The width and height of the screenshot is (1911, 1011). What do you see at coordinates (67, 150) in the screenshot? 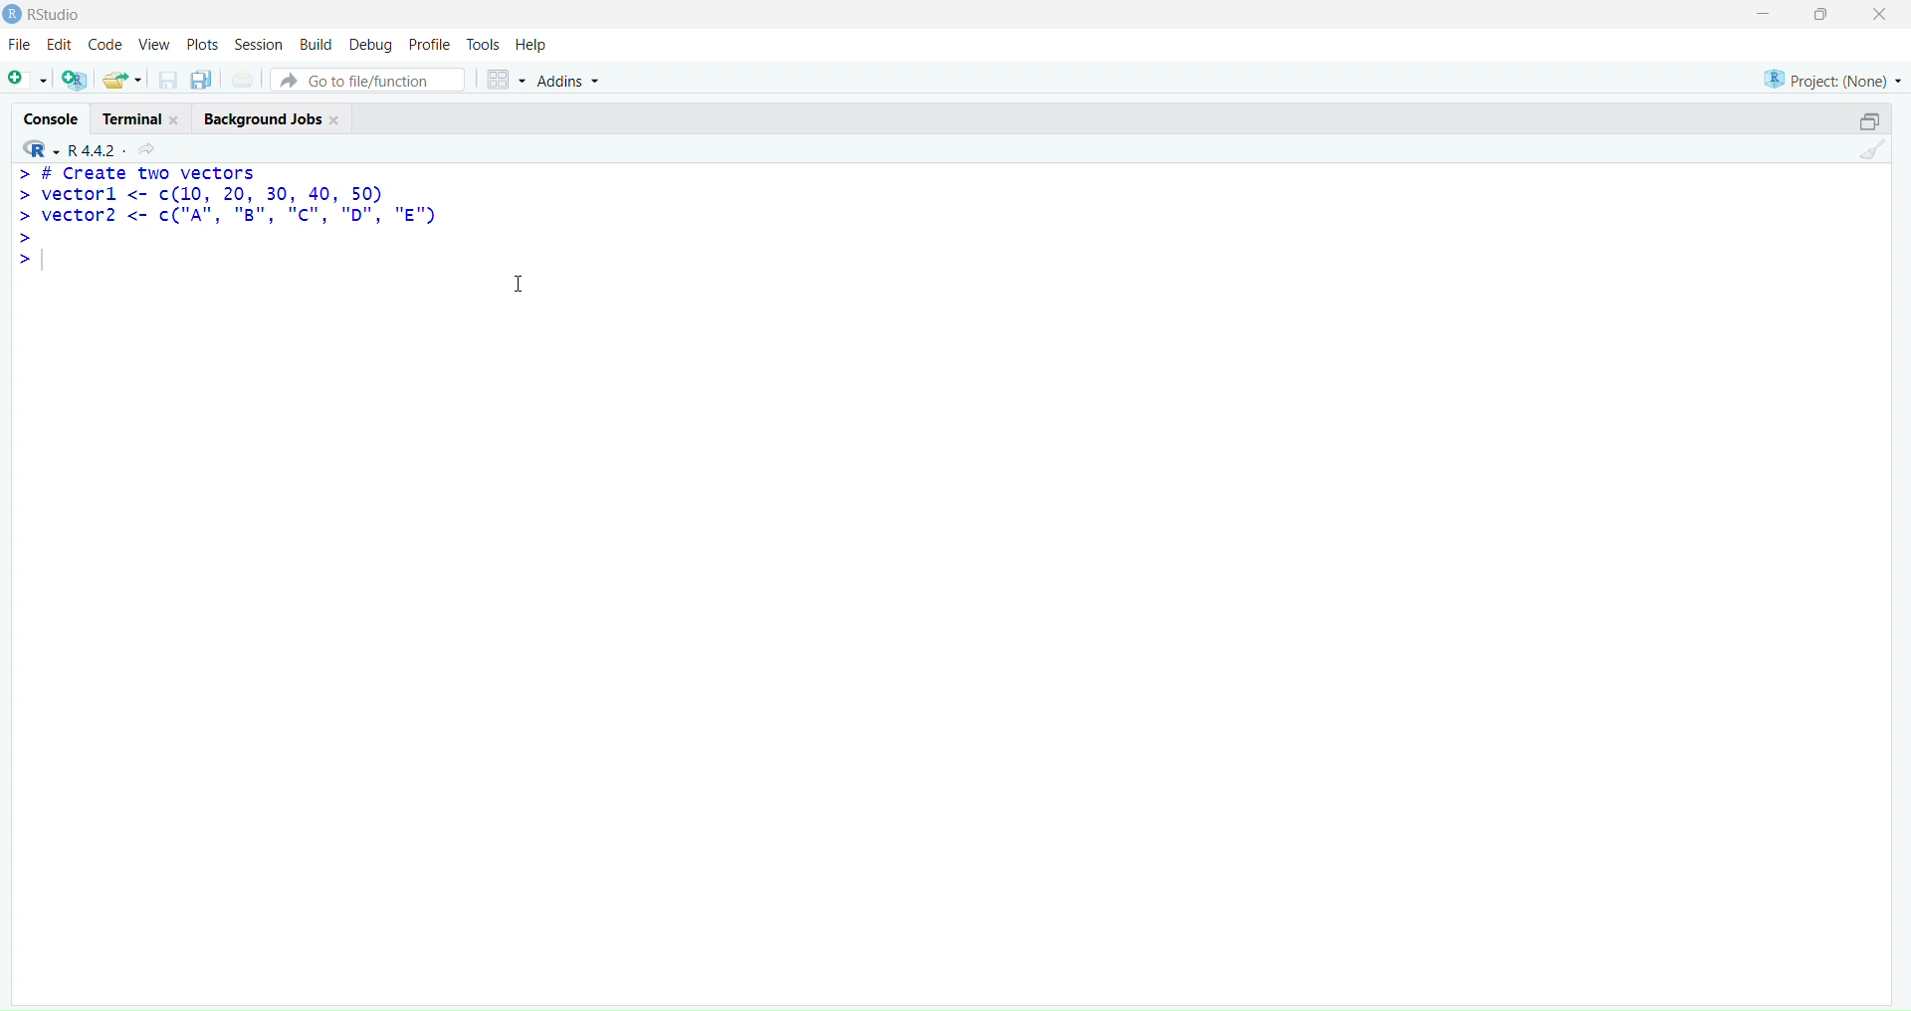
I see ` R 4.4.2` at bounding box center [67, 150].